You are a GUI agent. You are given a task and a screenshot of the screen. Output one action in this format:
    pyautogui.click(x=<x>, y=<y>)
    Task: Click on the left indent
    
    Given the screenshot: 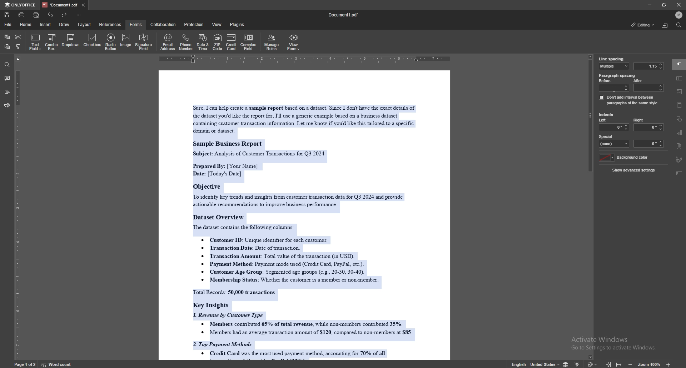 What is the action you would take?
    pyautogui.click(x=614, y=125)
    